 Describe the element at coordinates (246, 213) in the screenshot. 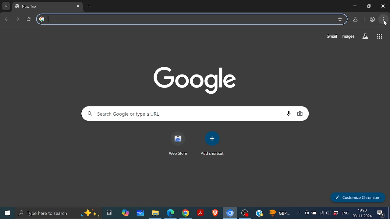

I see `OBS studio` at that location.